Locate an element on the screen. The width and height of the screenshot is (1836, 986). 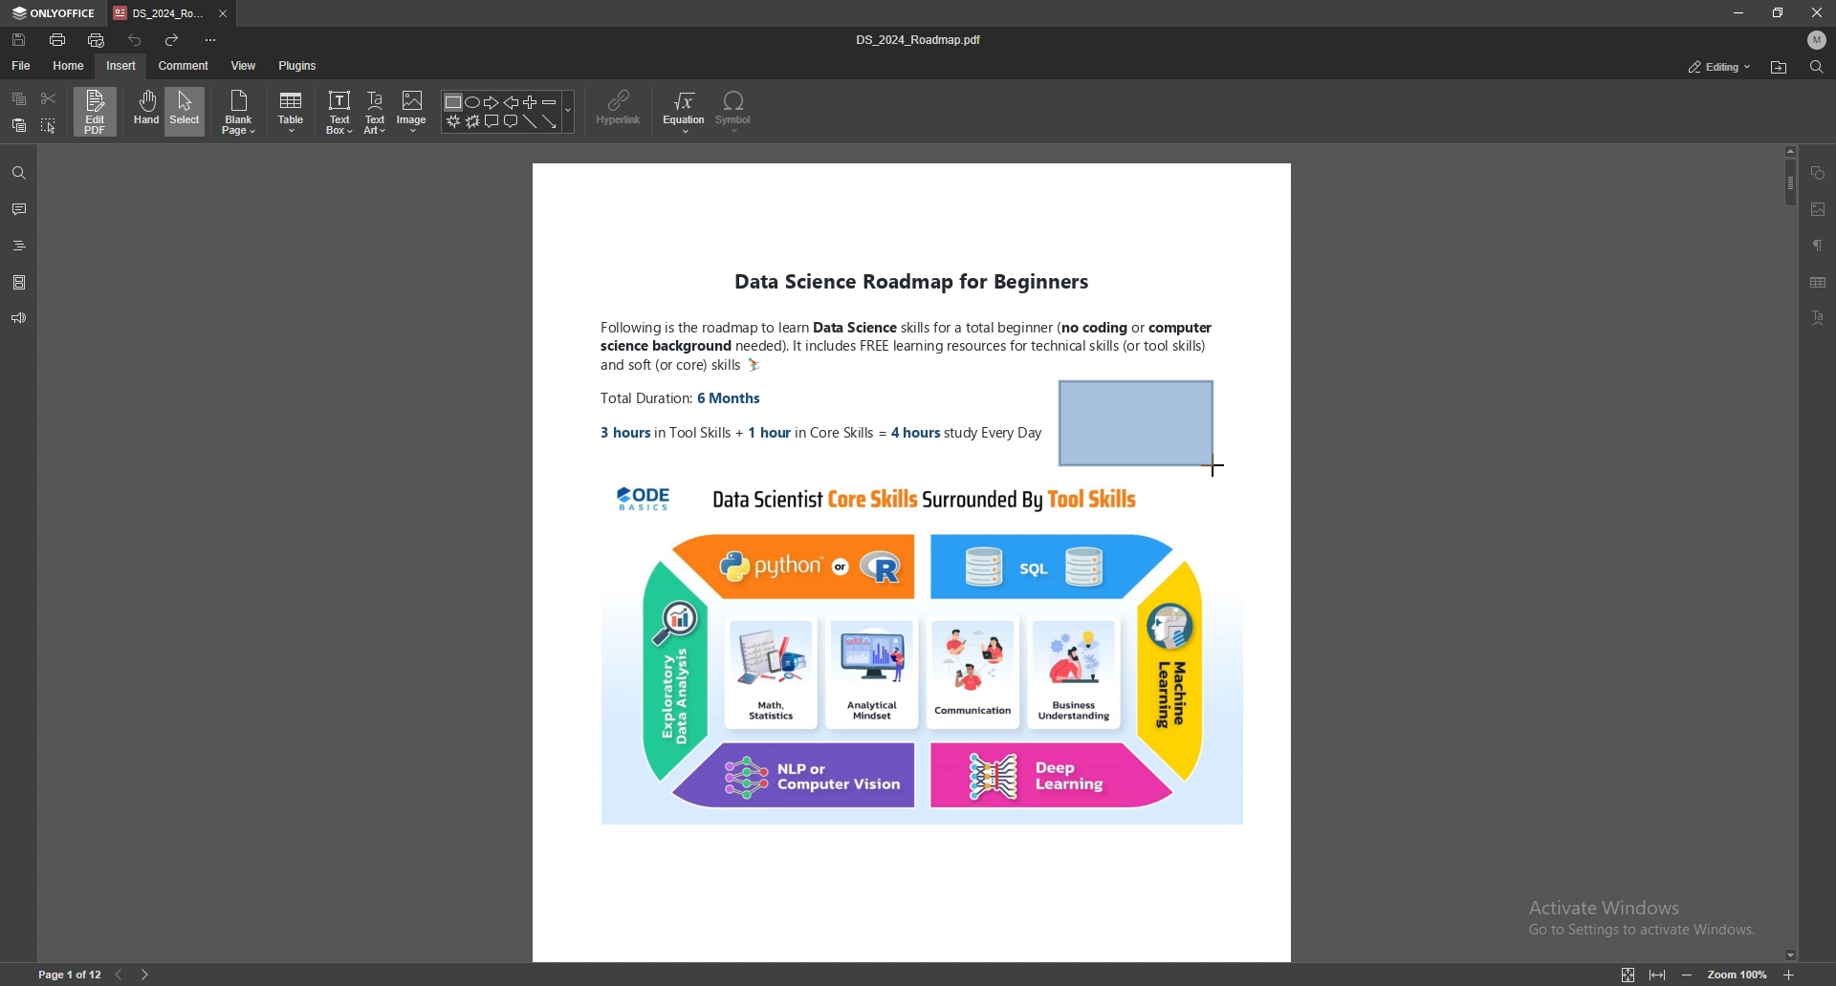
find is located at coordinates (18, 173).